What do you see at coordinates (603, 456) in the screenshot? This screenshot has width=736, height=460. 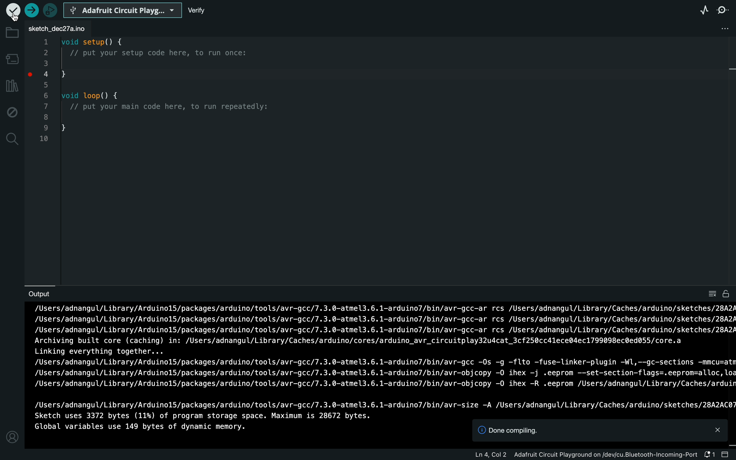 I see `file information` at bounding box center [603, 456].